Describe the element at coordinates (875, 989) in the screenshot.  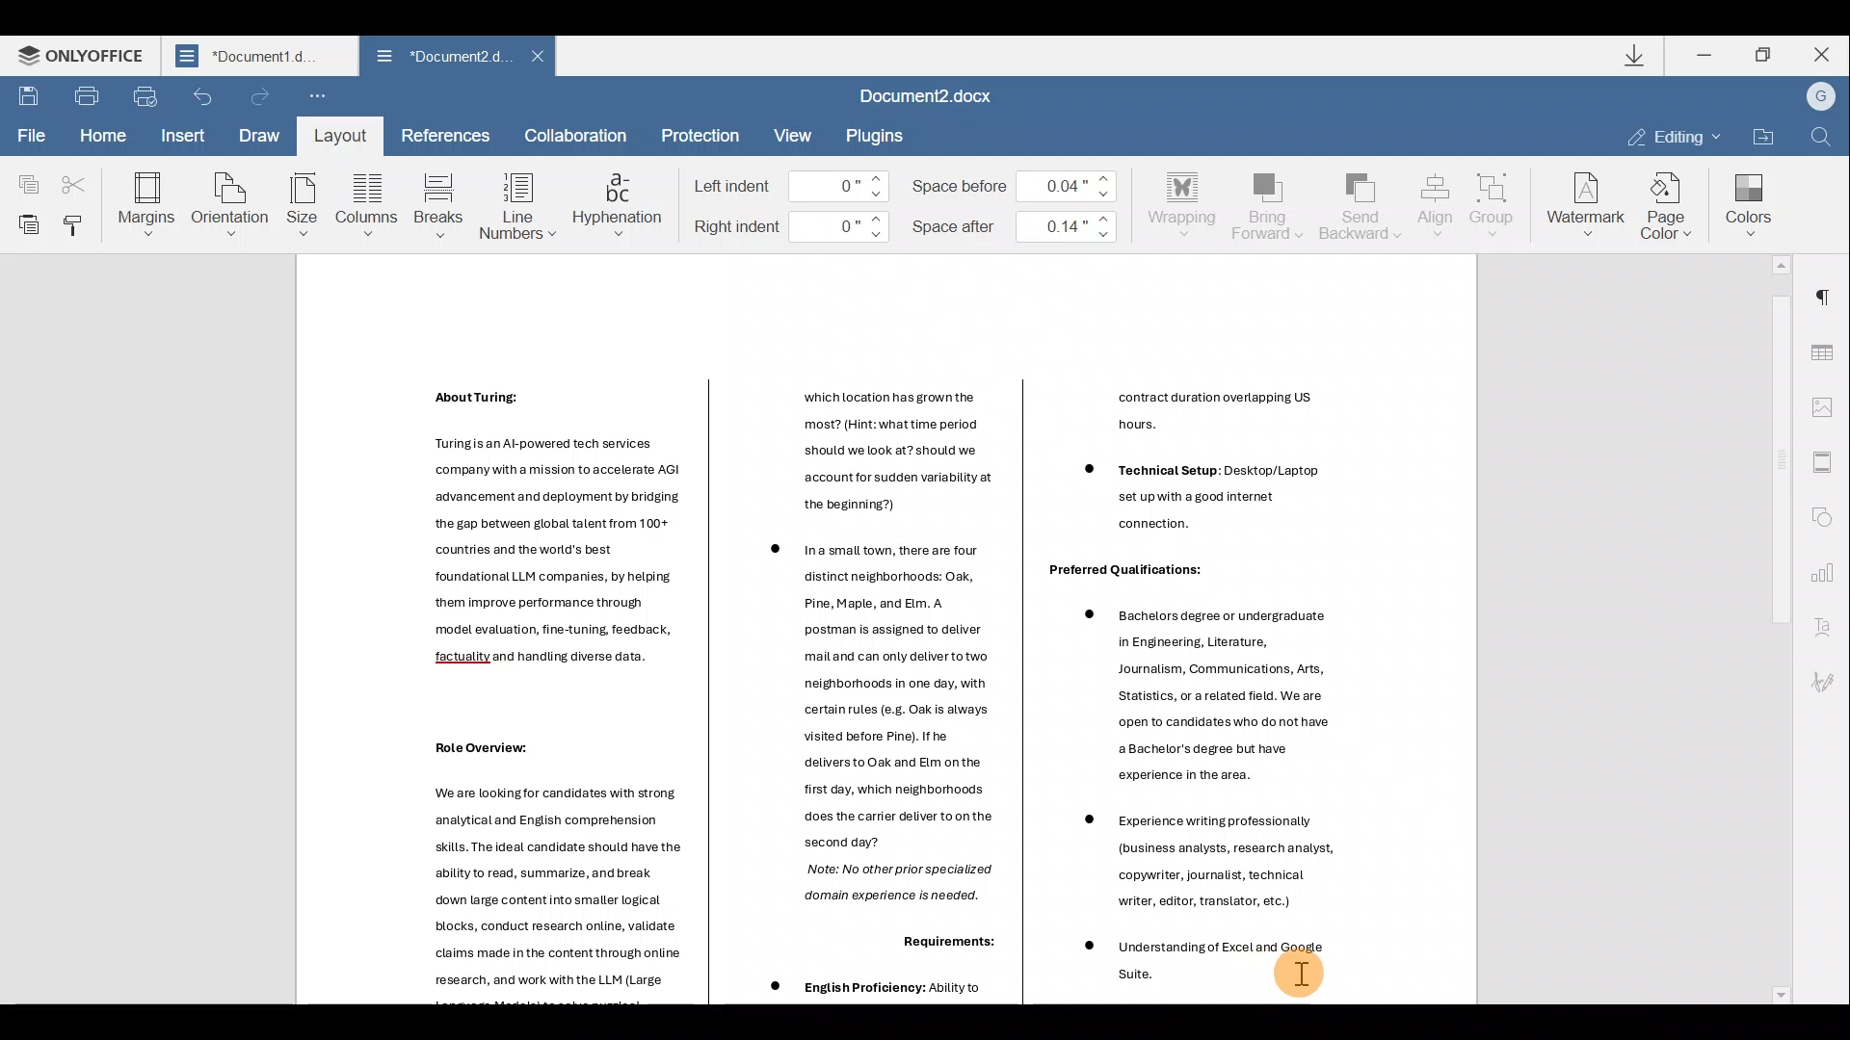
I see `` at that location.